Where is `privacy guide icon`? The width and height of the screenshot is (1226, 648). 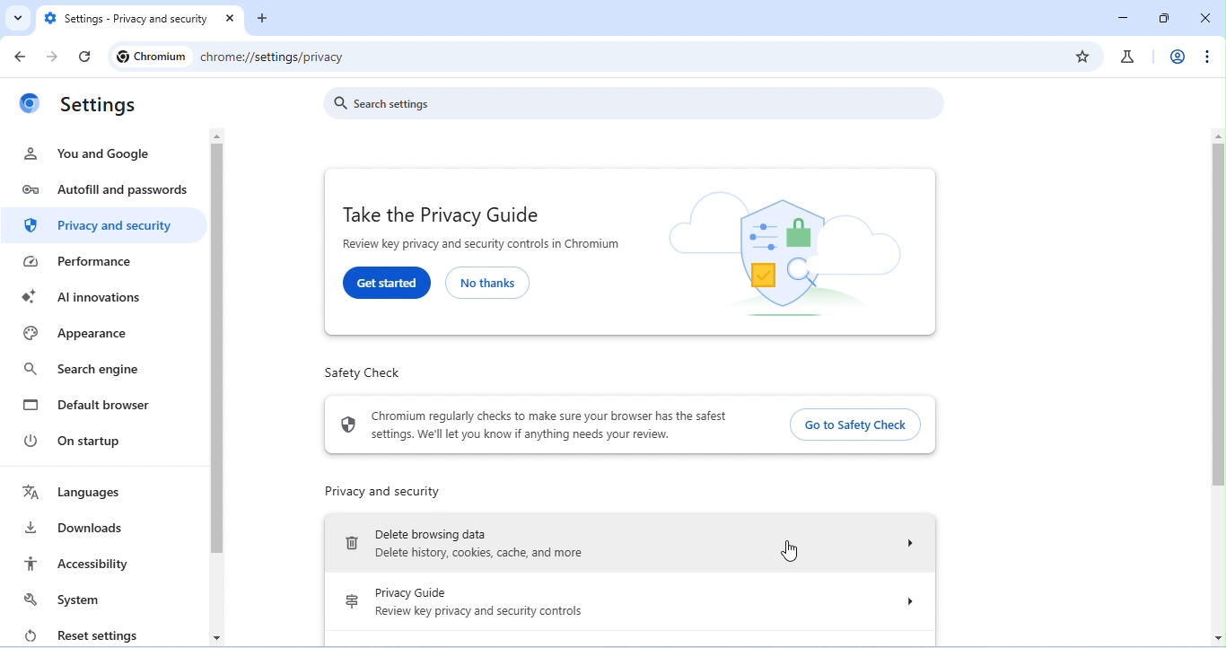 privacy guide icon is located at coordinates (350, 604).